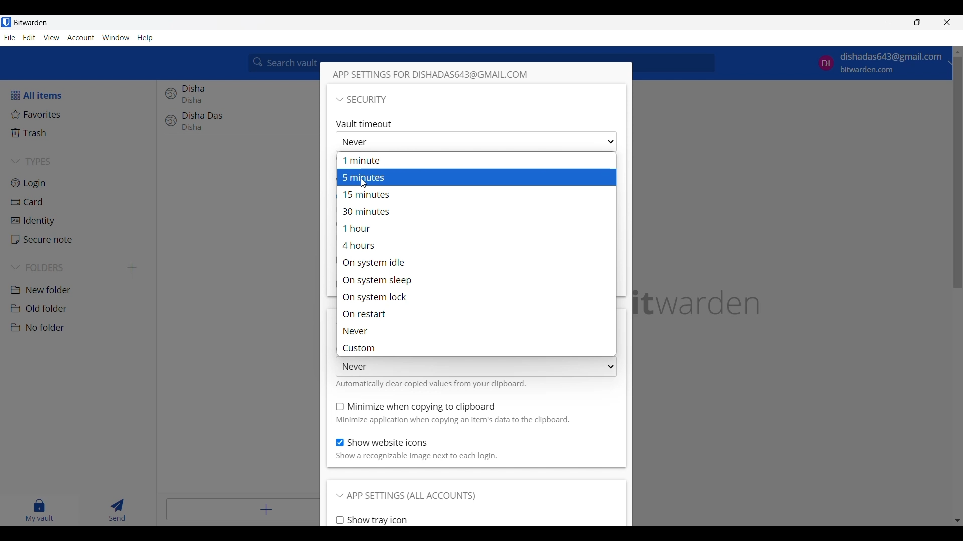  What do you see at coordinates (146, 38) in the screenshot?
I see `Help menu` at bounding box center [146, 38].